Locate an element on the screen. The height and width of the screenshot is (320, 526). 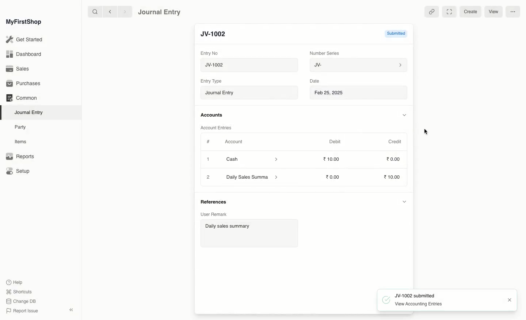
Journal Entry is located at coordinates (160, 12).